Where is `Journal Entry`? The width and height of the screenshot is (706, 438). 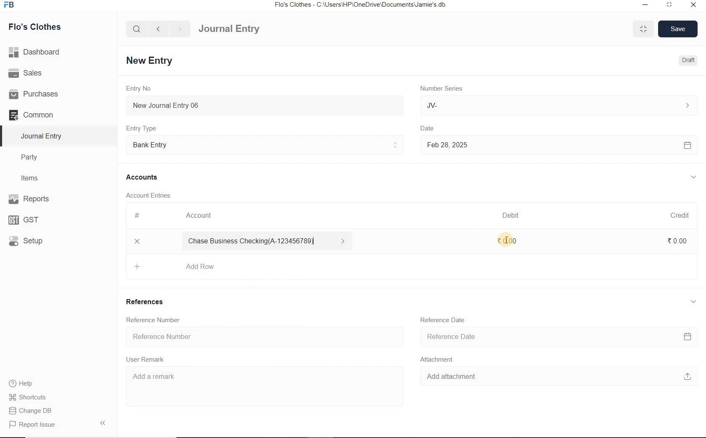
Journal Entry is located at coordinates (244, 28).